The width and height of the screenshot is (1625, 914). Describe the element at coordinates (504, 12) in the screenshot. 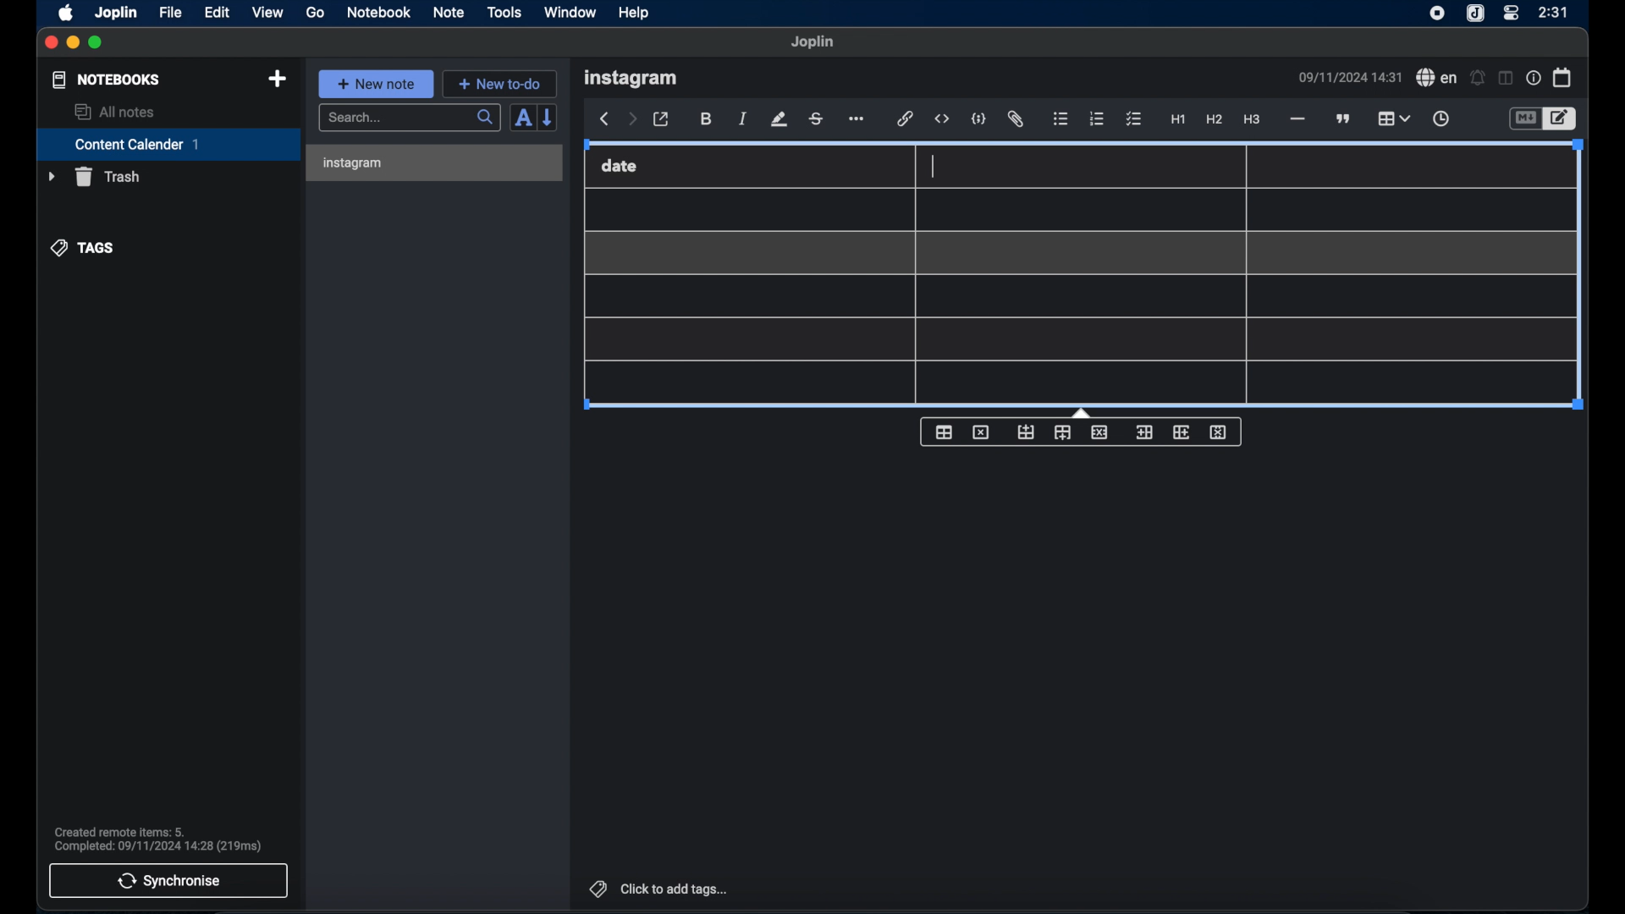

I see `tools` at that location.